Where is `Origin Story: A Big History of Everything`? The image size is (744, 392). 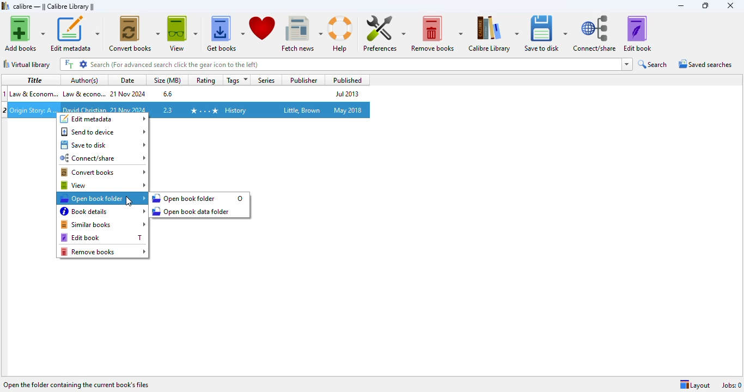 Origin Story: A Big History of Everything is located at coordinates (33, 111).